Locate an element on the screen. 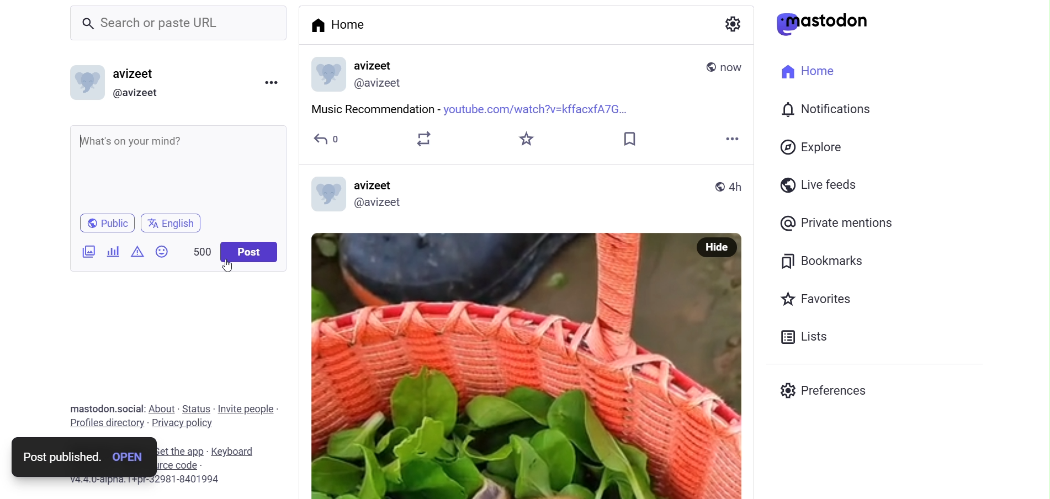 The image size is (1050, 499). social is located at coordinates (131, 408).